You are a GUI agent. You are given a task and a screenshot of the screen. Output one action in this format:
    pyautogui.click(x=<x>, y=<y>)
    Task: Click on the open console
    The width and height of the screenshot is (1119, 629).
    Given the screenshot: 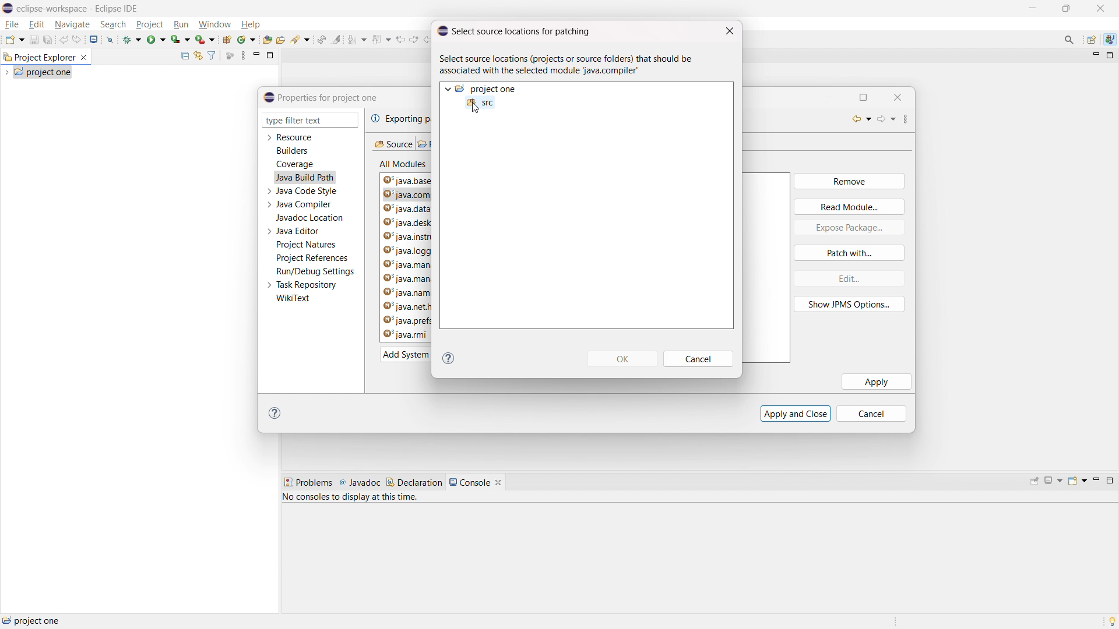 What is the action you would take?
    pyautogui.click(x=1077, y=480)
    